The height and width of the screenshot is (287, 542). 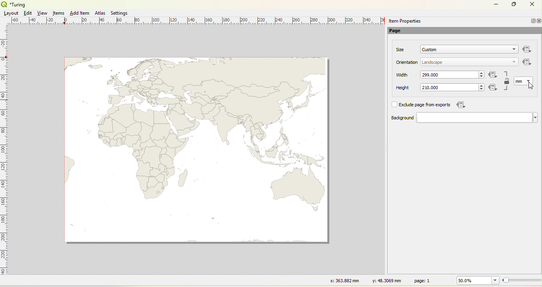 I want to click on close, so click(x=538, y=21).